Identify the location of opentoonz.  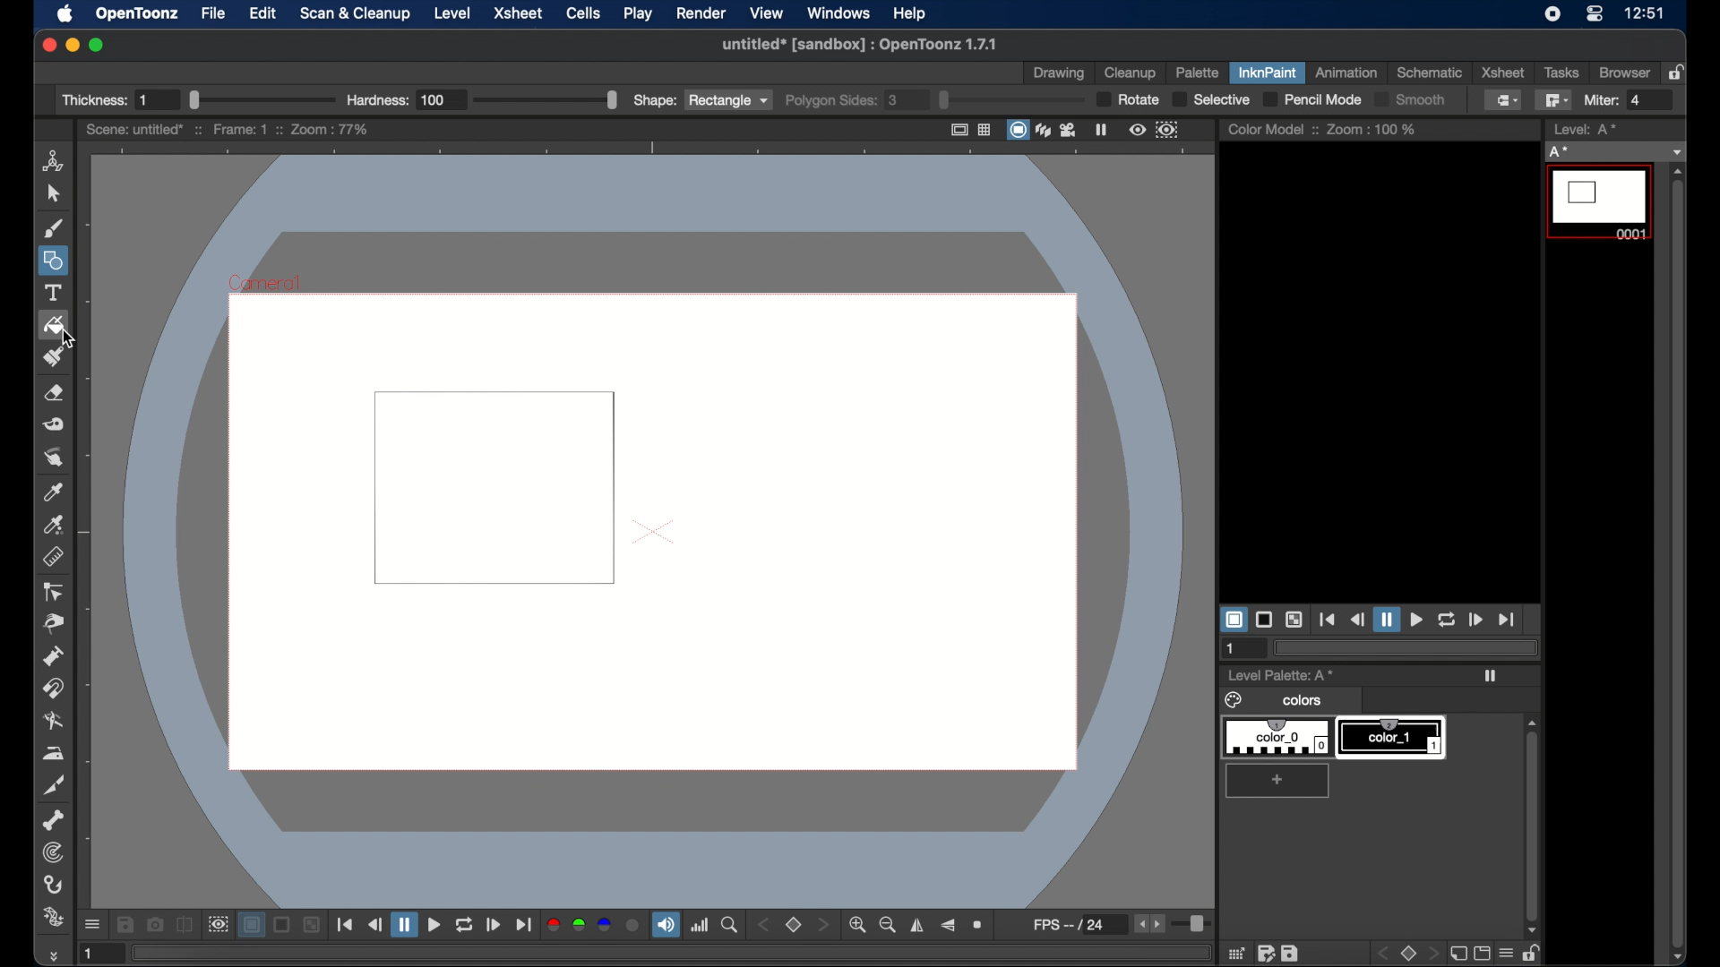
(138, 14).